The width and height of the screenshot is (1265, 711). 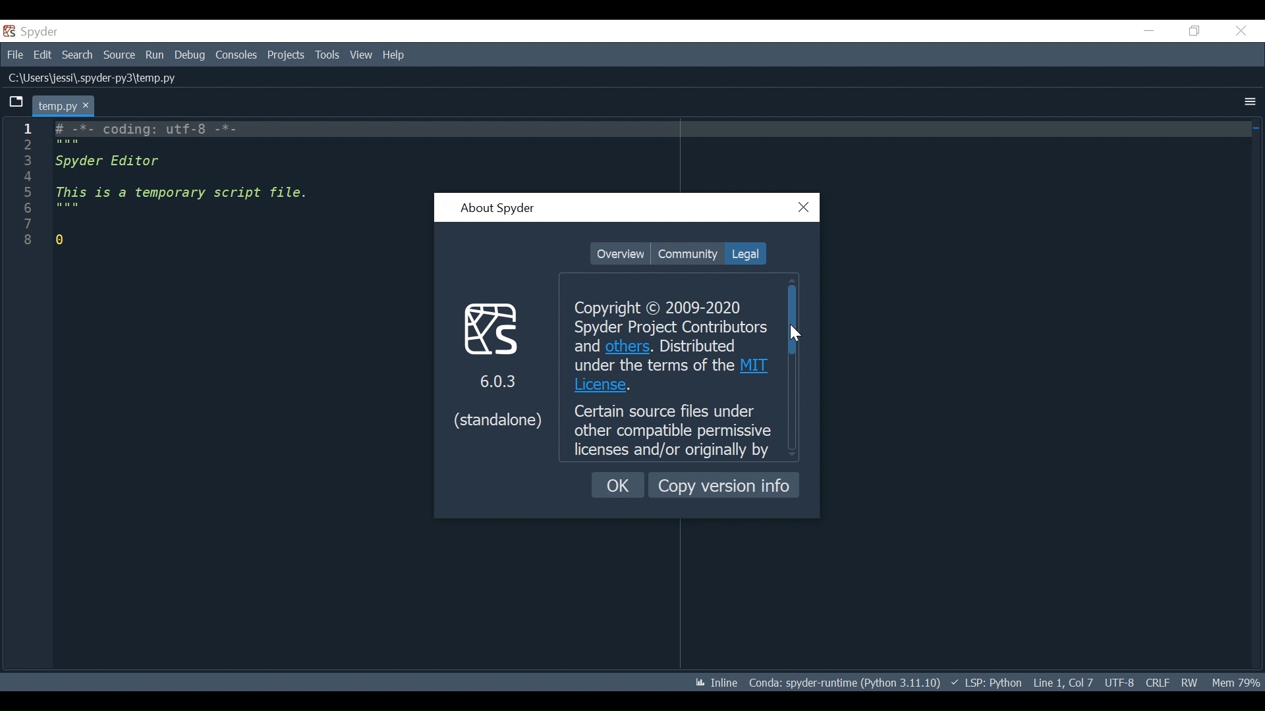 I want to click on Search, so click(x=77, y=55).